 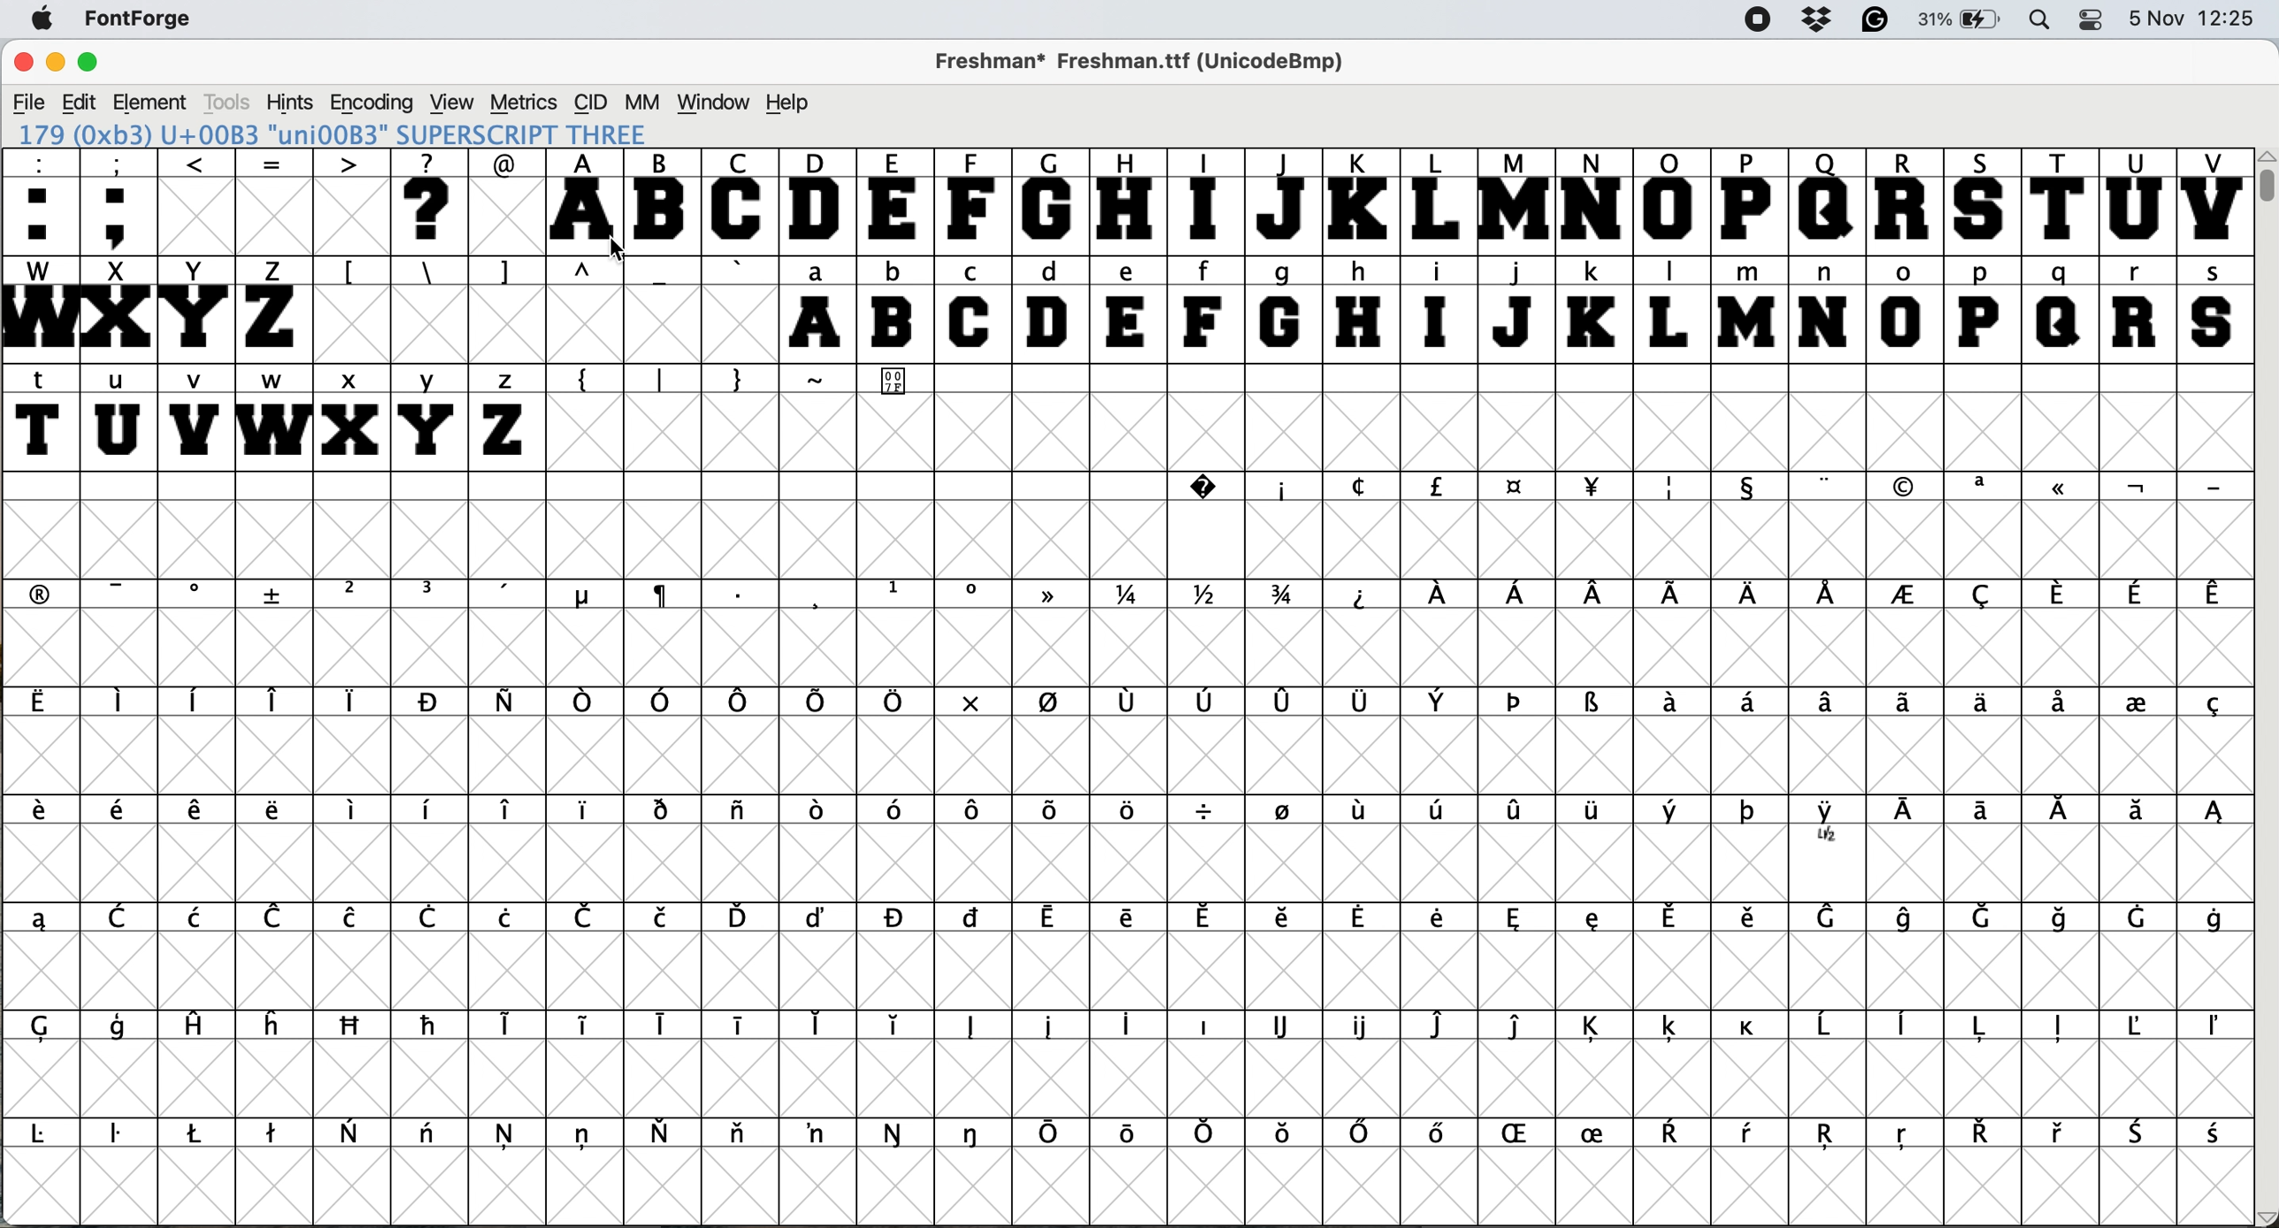 I want to click on symbol, so click(x=587, y=1028).